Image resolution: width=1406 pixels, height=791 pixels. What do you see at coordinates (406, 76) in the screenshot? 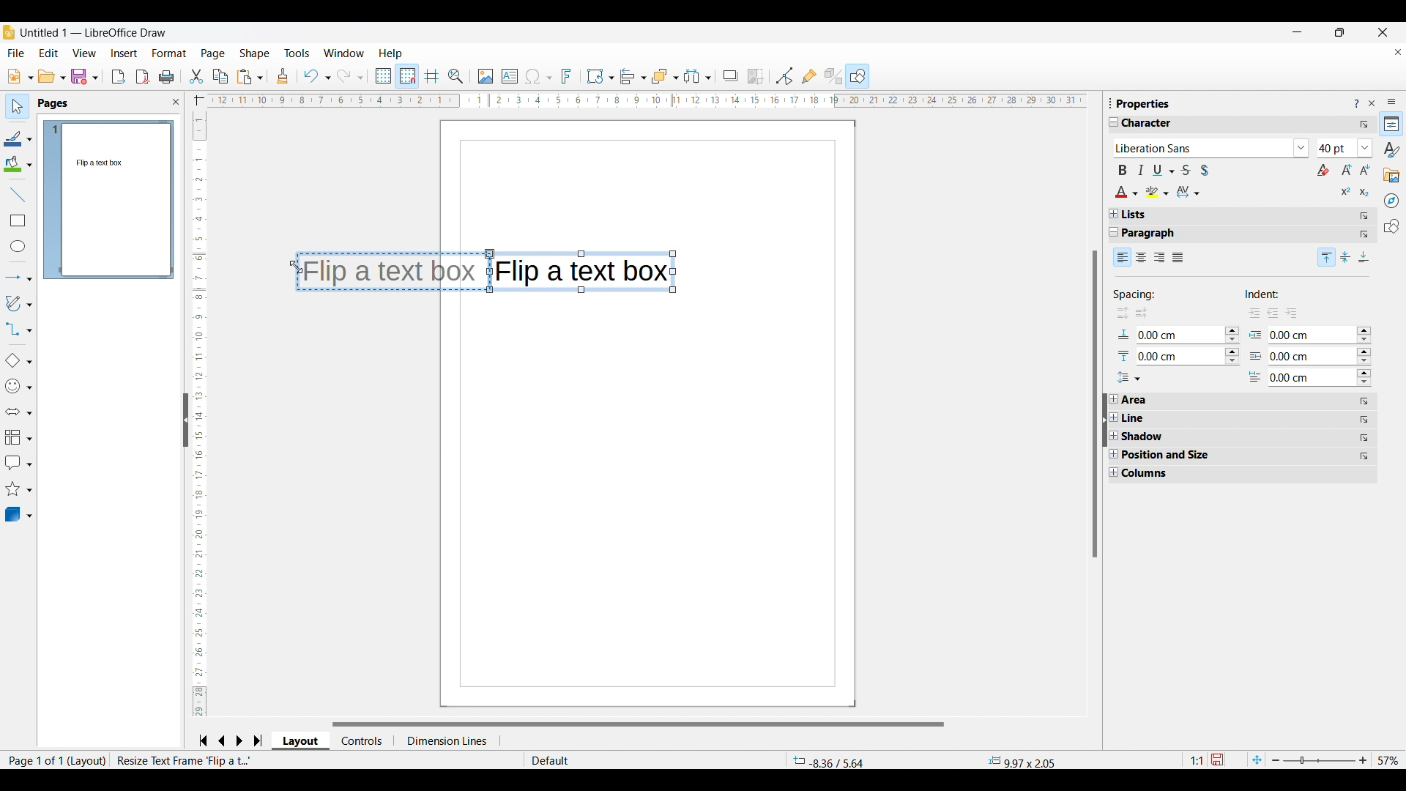
I see `Snap to grid, highlighted` at bounding box center [406, 76].